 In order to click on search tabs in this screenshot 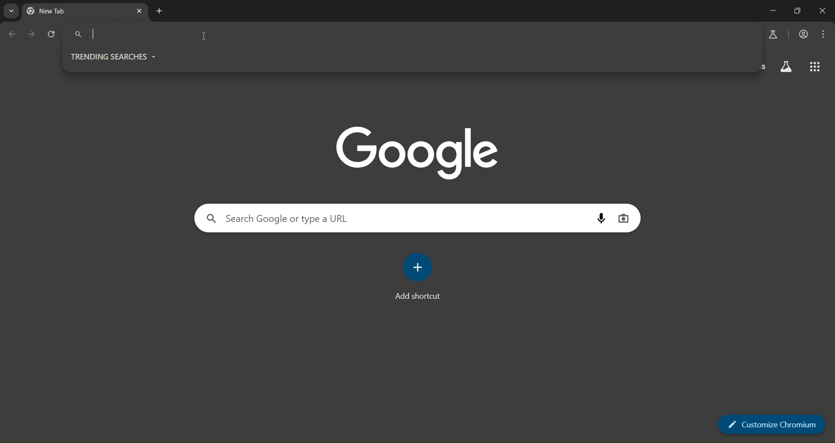, I will do `click(12, 10)`.